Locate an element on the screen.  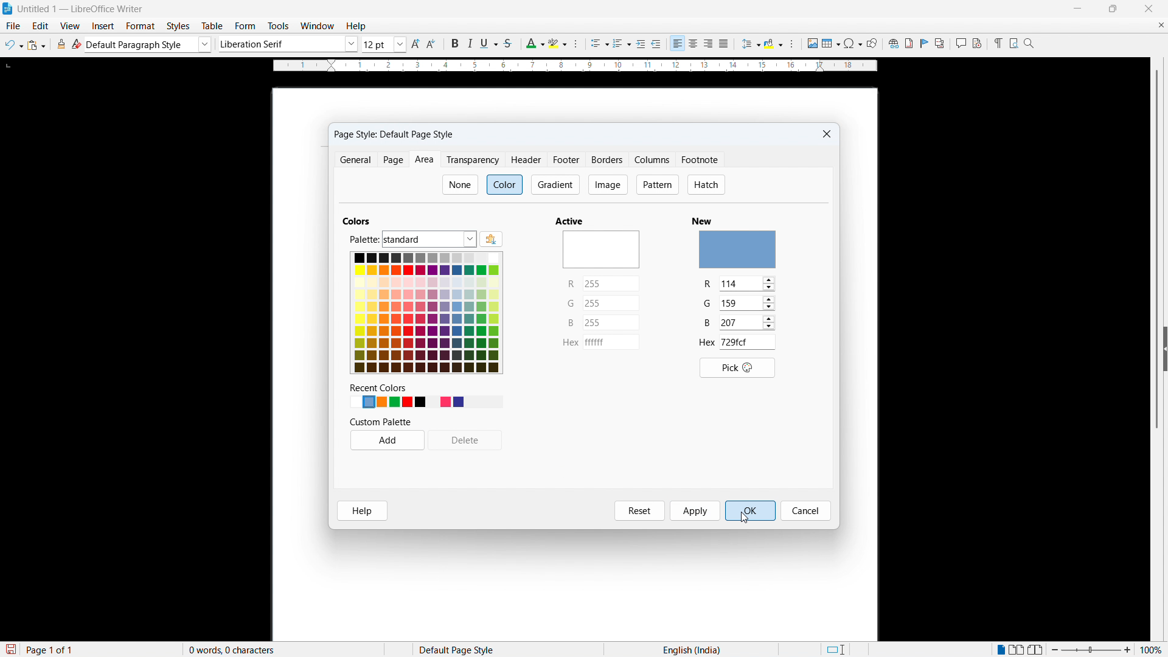
Clone formatting  is located at coordinates (62, 44).